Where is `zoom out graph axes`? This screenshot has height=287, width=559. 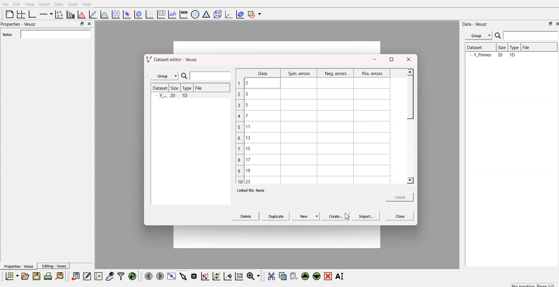 zoom out graph axes is located at coordinates (227, 276).